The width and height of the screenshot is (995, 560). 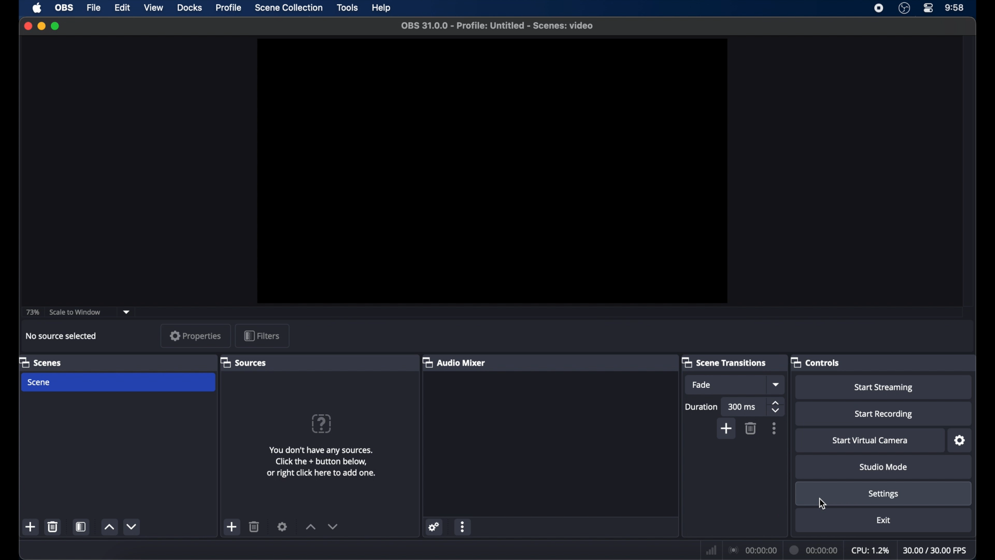 I want to click on settings, so click(x=884, y=494).